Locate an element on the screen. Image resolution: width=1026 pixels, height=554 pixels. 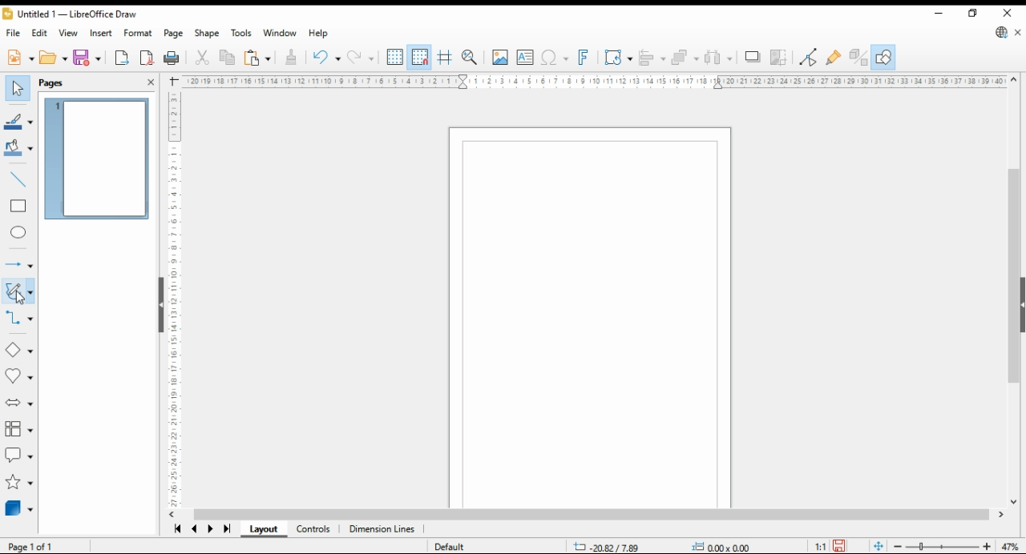
help is located at coordinates (318, 34).